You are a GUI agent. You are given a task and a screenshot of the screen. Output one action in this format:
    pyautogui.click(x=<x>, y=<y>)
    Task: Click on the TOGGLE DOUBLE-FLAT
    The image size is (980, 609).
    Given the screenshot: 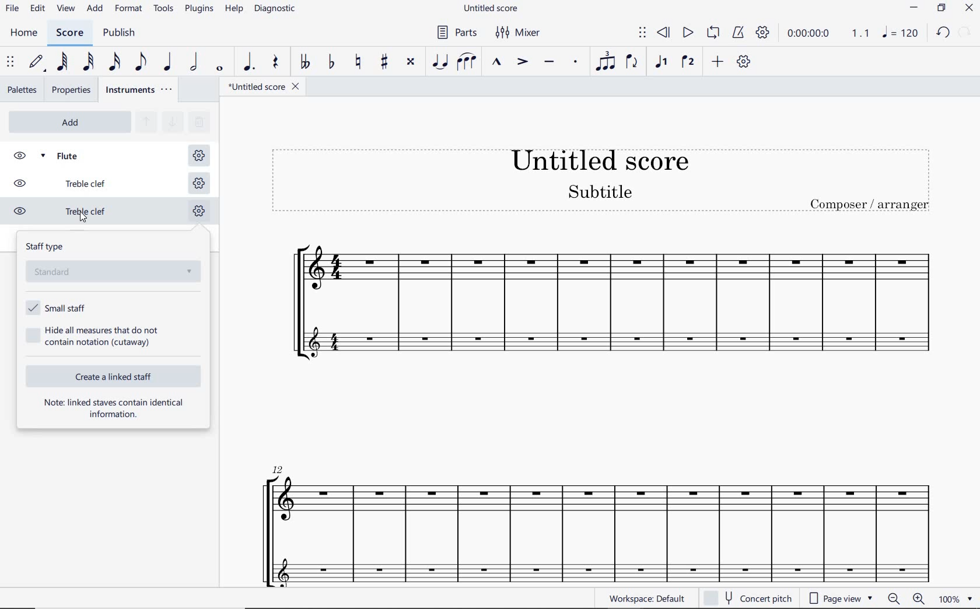 What is the action you would take?
    pyautogui.click(x=304, y=62)
    